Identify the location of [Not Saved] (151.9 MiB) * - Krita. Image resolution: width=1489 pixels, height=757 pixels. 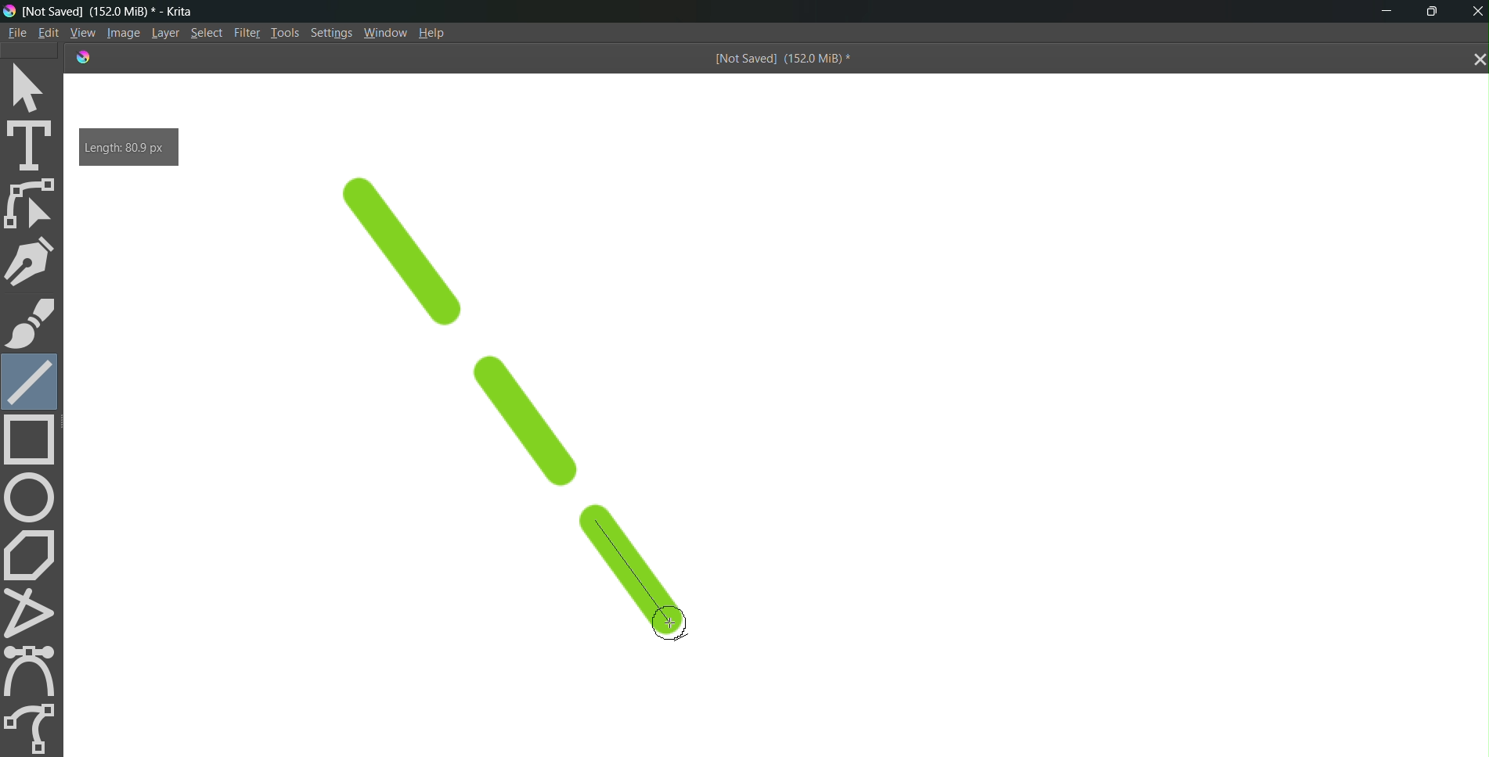
(118, 11).